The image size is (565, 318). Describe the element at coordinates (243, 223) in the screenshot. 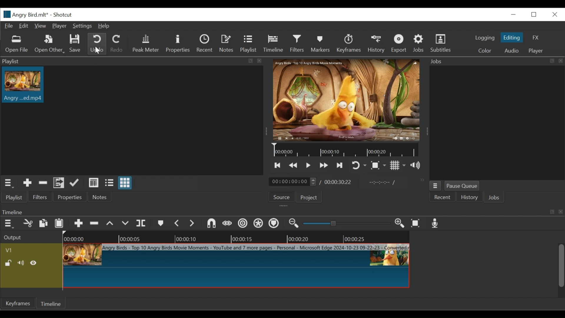

I see `Ripple` at that location.